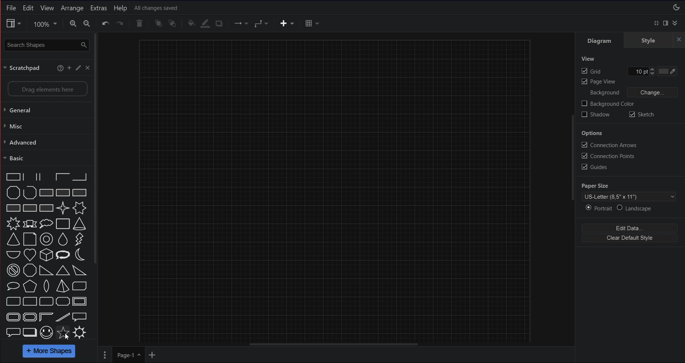 The height and width of the screenshot is (363, 685). Describe the element at coordinates (48, 89) in the screenshot. I see `Drag elements here` at that location.